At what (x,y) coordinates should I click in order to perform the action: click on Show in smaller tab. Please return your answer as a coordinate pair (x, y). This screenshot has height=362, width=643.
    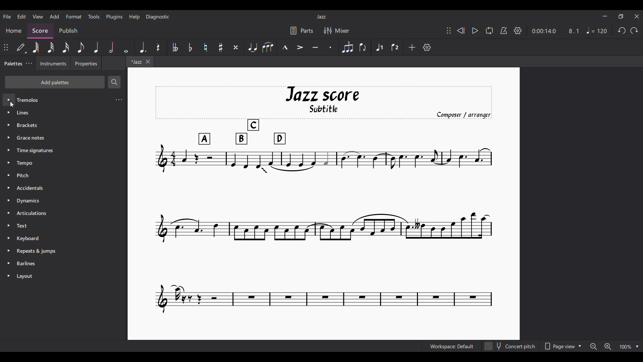
    Looking at the image, I should click on (621, 16).